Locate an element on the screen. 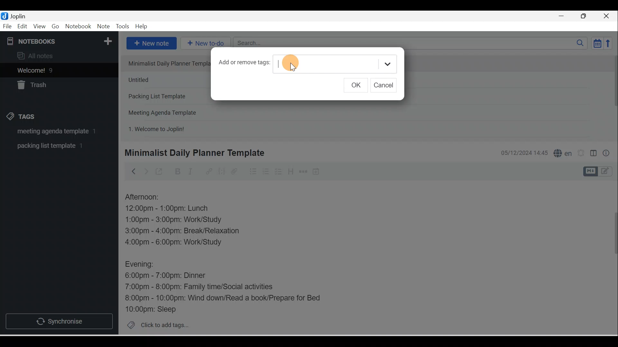 The image size is (618, 347). Bulleted list is located at coordinates (252, 171).